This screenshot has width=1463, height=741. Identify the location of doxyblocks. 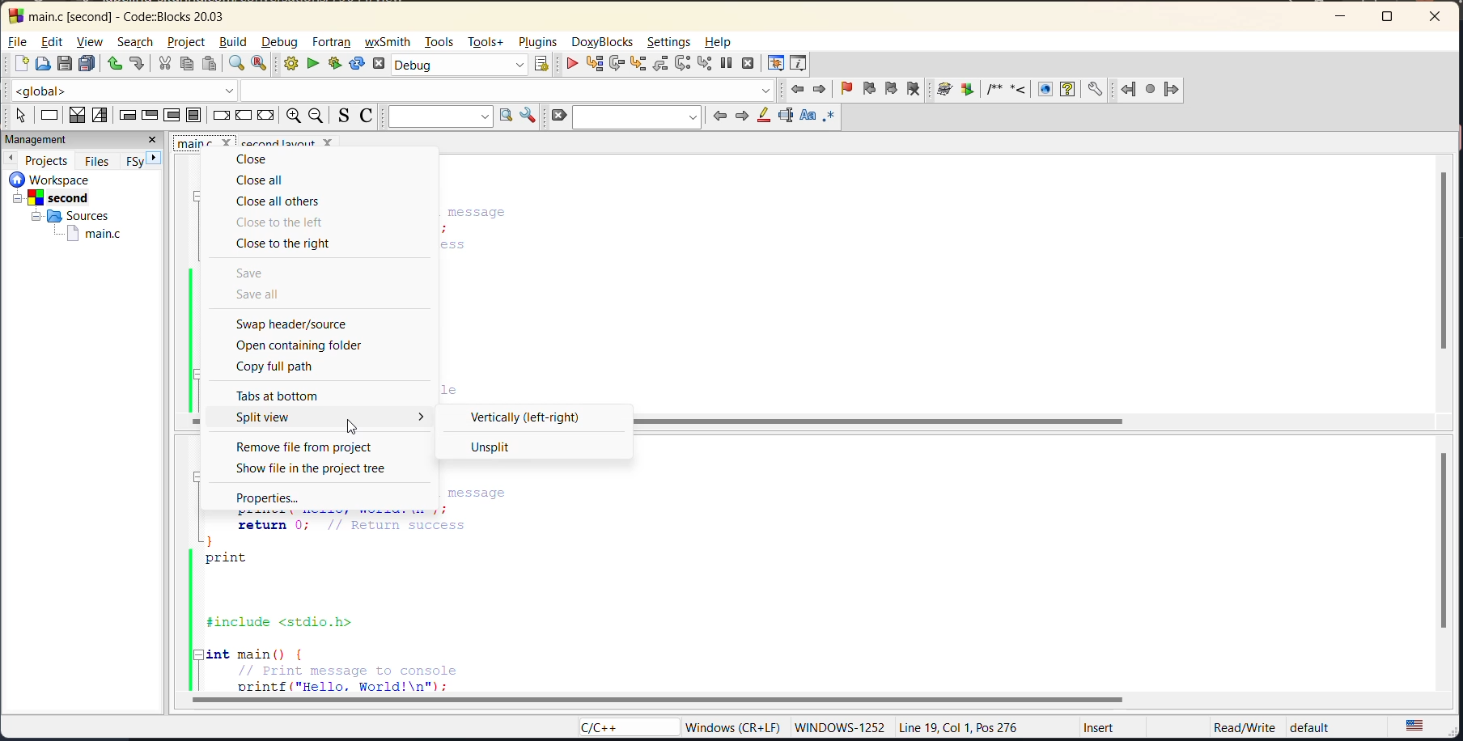
(604, 41).